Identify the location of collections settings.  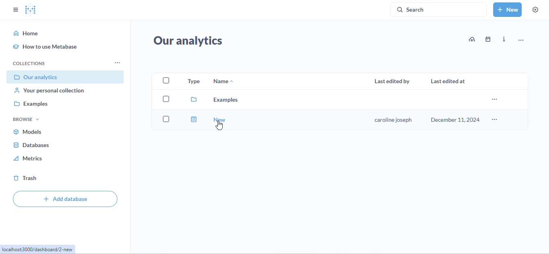
(117, 63).